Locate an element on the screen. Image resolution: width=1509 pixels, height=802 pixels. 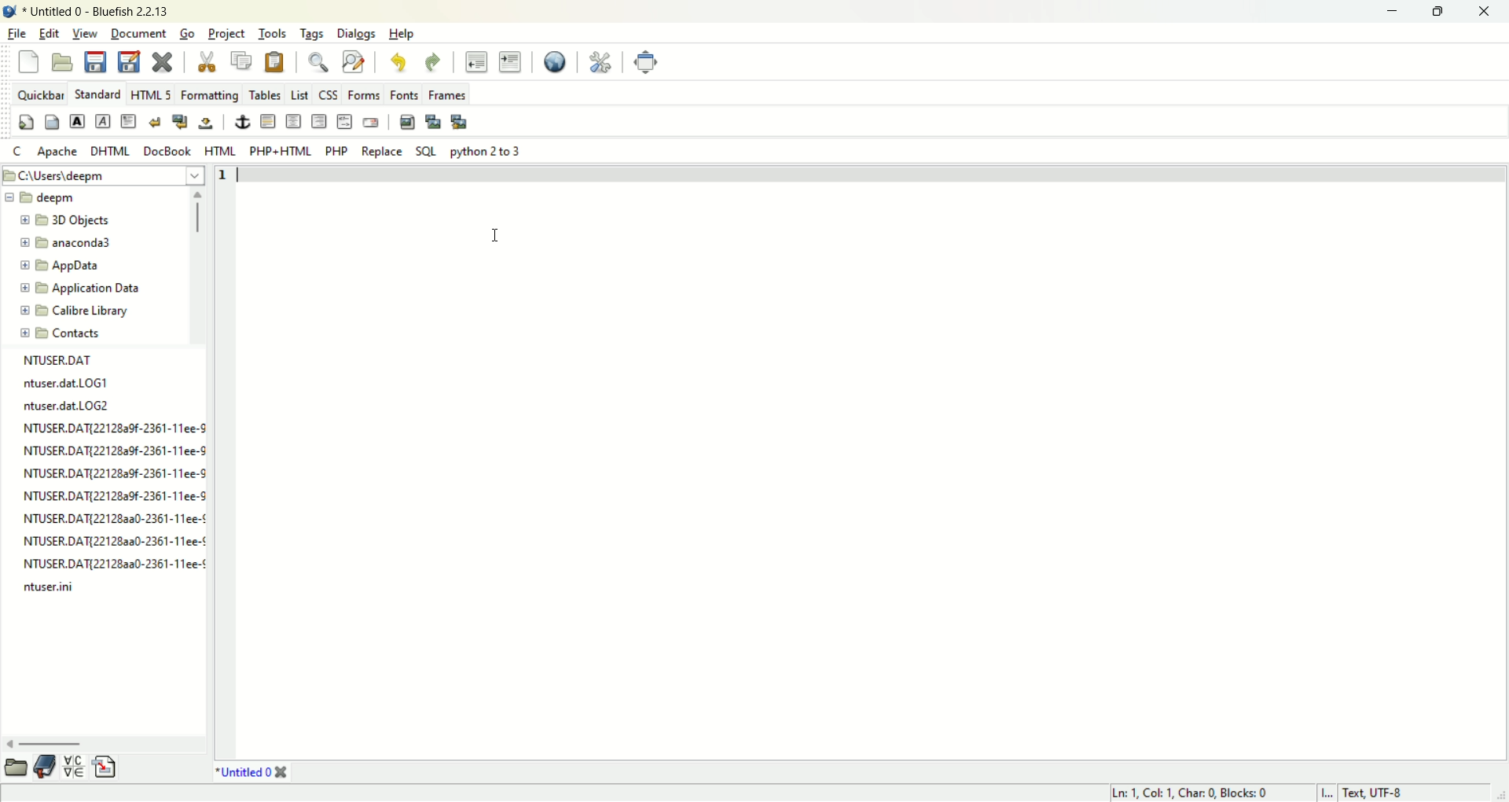
save as is located at coordinates (128, 61).